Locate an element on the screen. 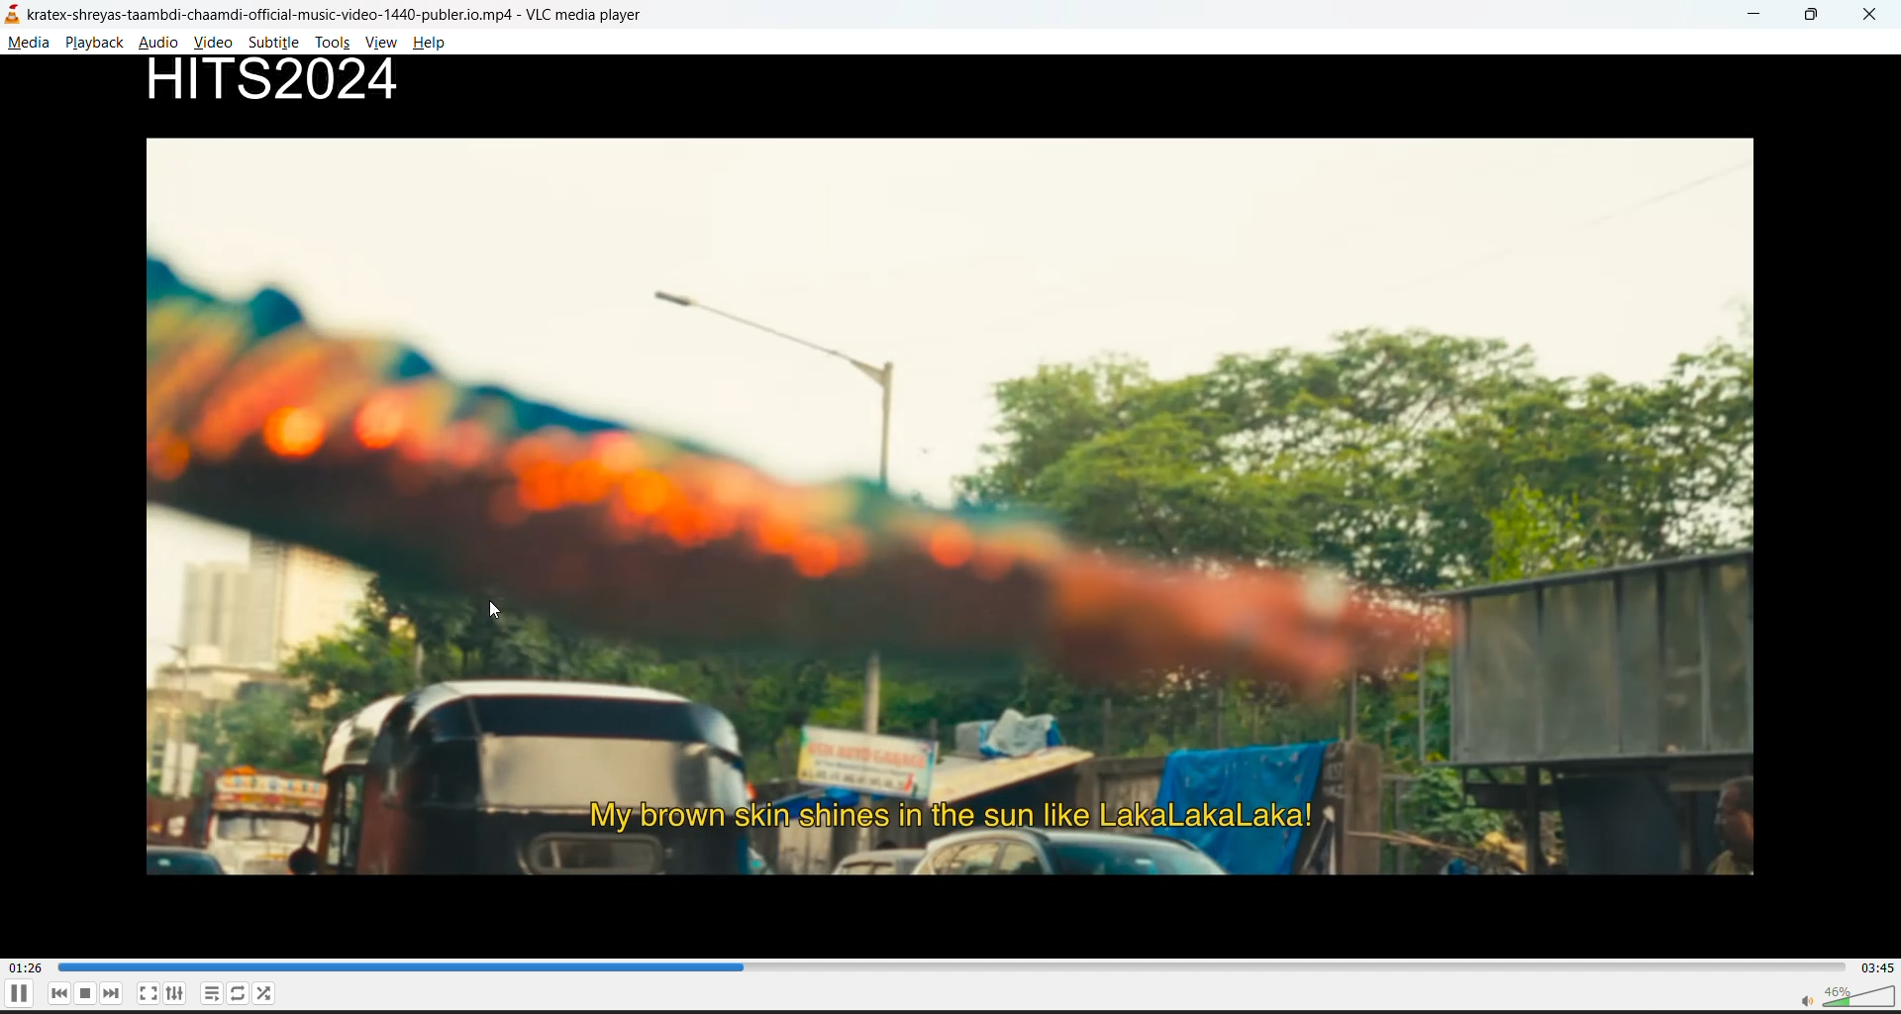 This screenshot has width=1901, height=1014. volume is located at coordinates (1841, 996).